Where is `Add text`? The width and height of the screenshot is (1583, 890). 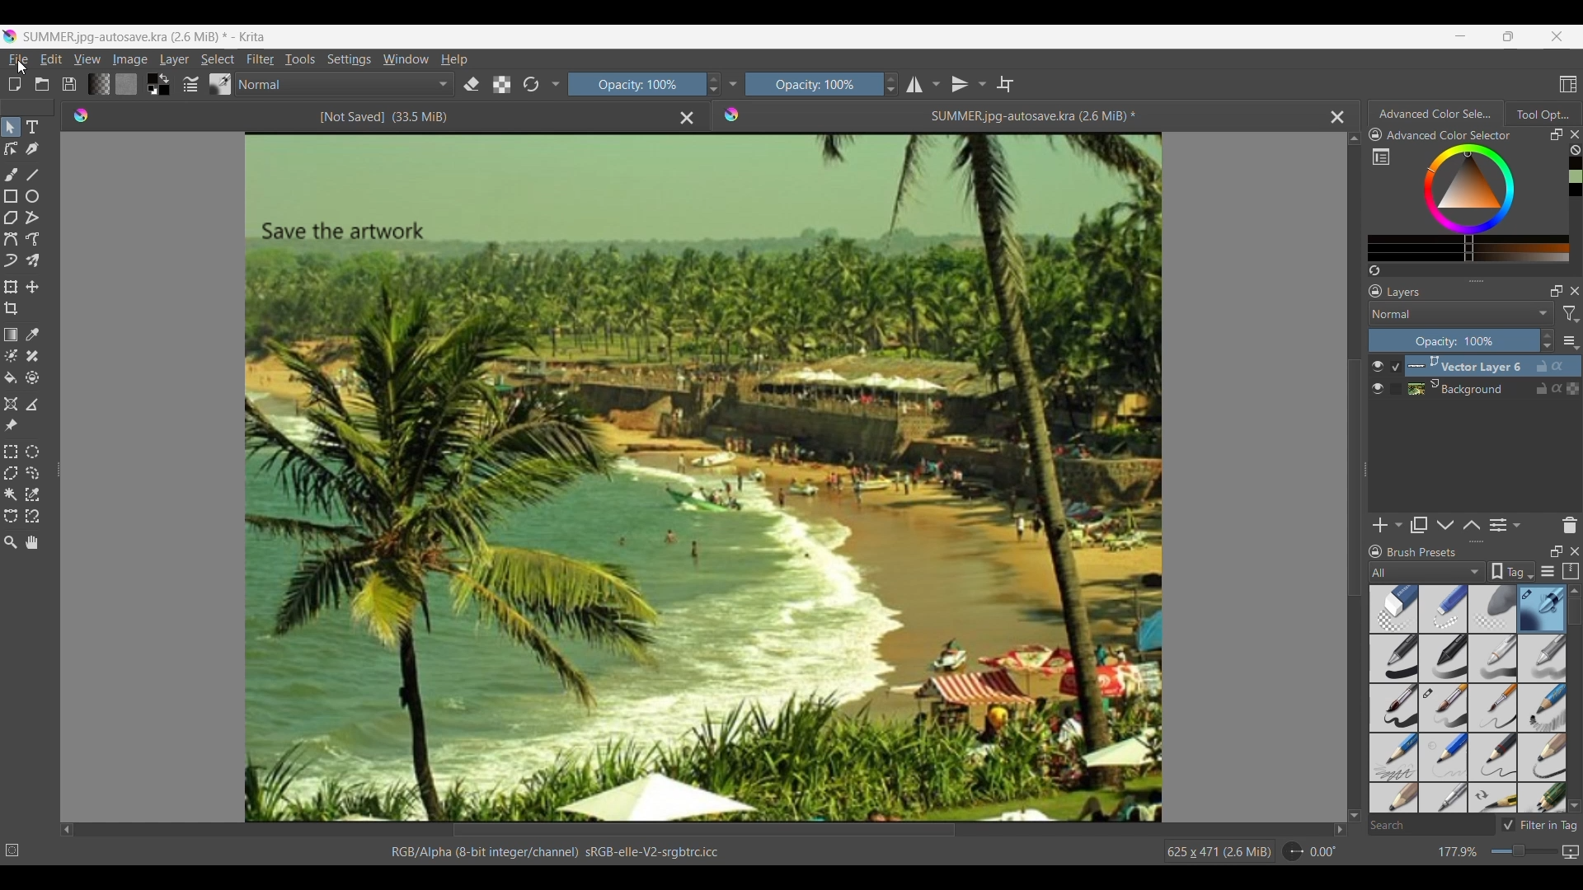
Add text is located at coordinates (33, 127).